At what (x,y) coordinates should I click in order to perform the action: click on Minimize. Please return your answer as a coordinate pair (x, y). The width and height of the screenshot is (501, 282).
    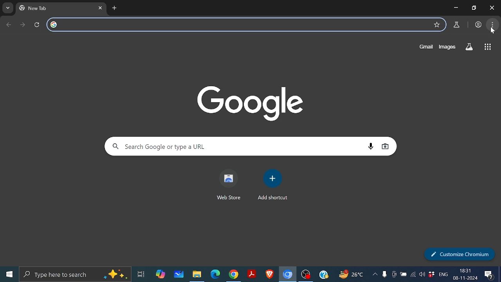
    Looking at the image, I should click on (456, 8).